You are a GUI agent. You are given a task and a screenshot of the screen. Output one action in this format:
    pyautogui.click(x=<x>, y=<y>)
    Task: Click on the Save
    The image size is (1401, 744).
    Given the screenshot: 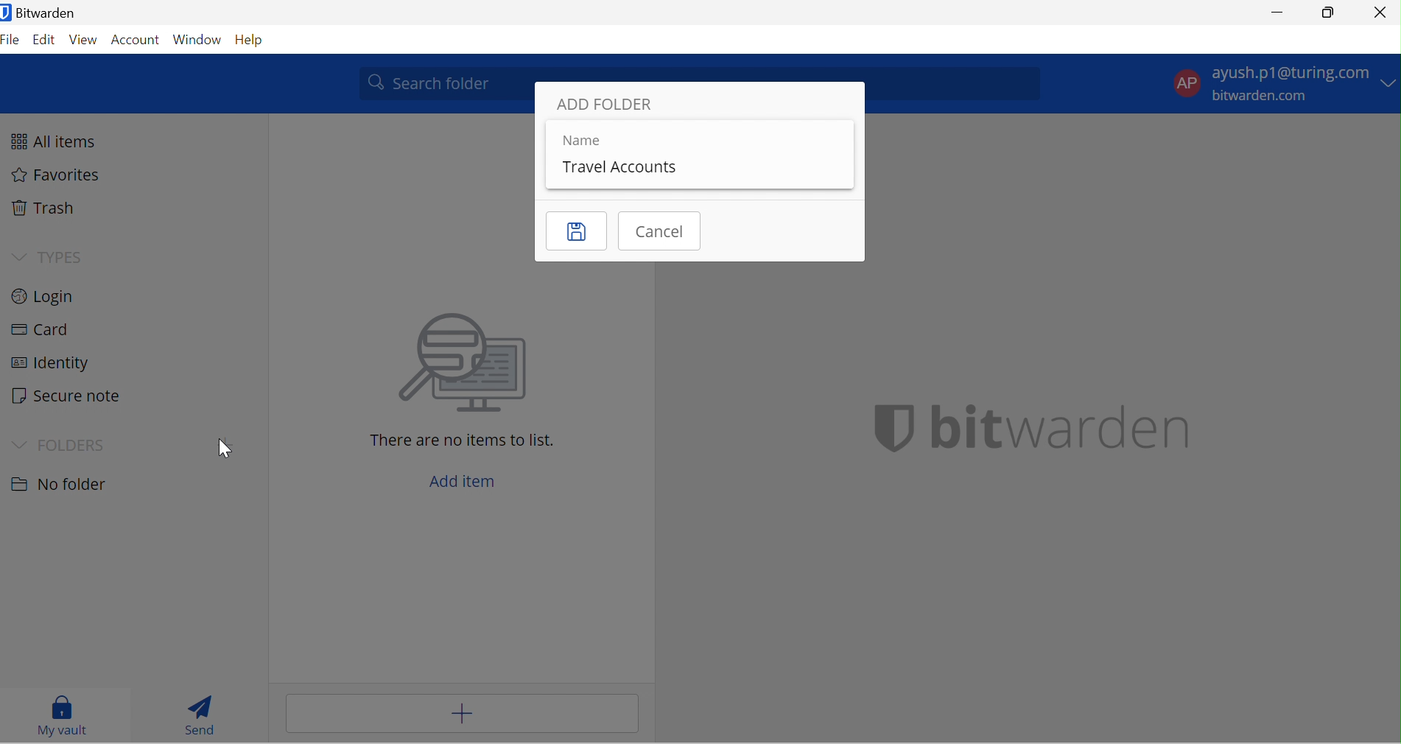 What is the action you would take?
    pyautogui.click(x=577, y=230)
    